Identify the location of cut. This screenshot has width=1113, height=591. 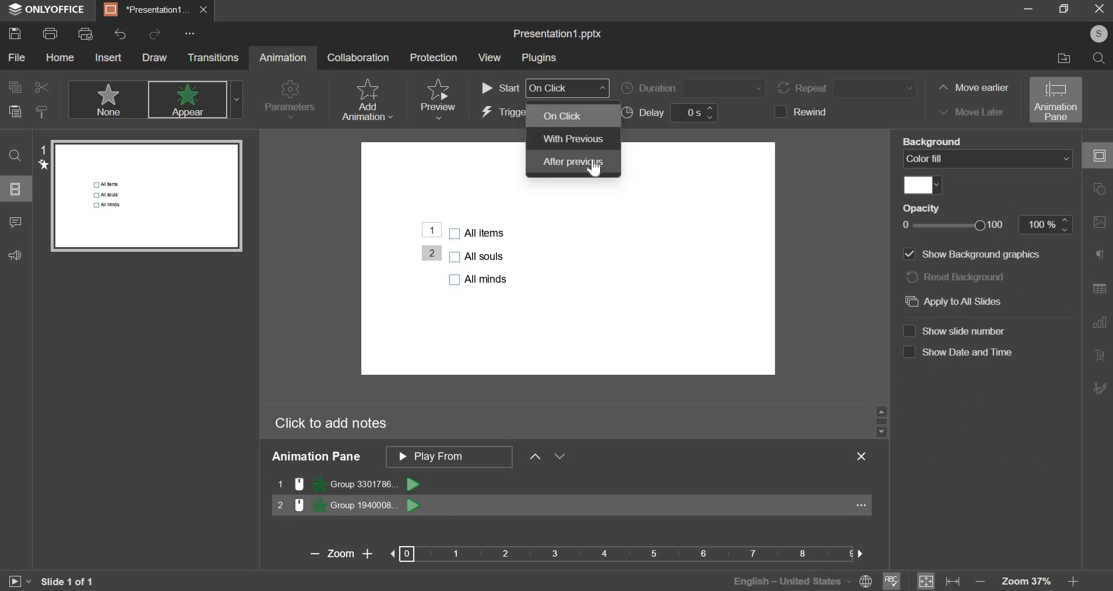
(40, 87).